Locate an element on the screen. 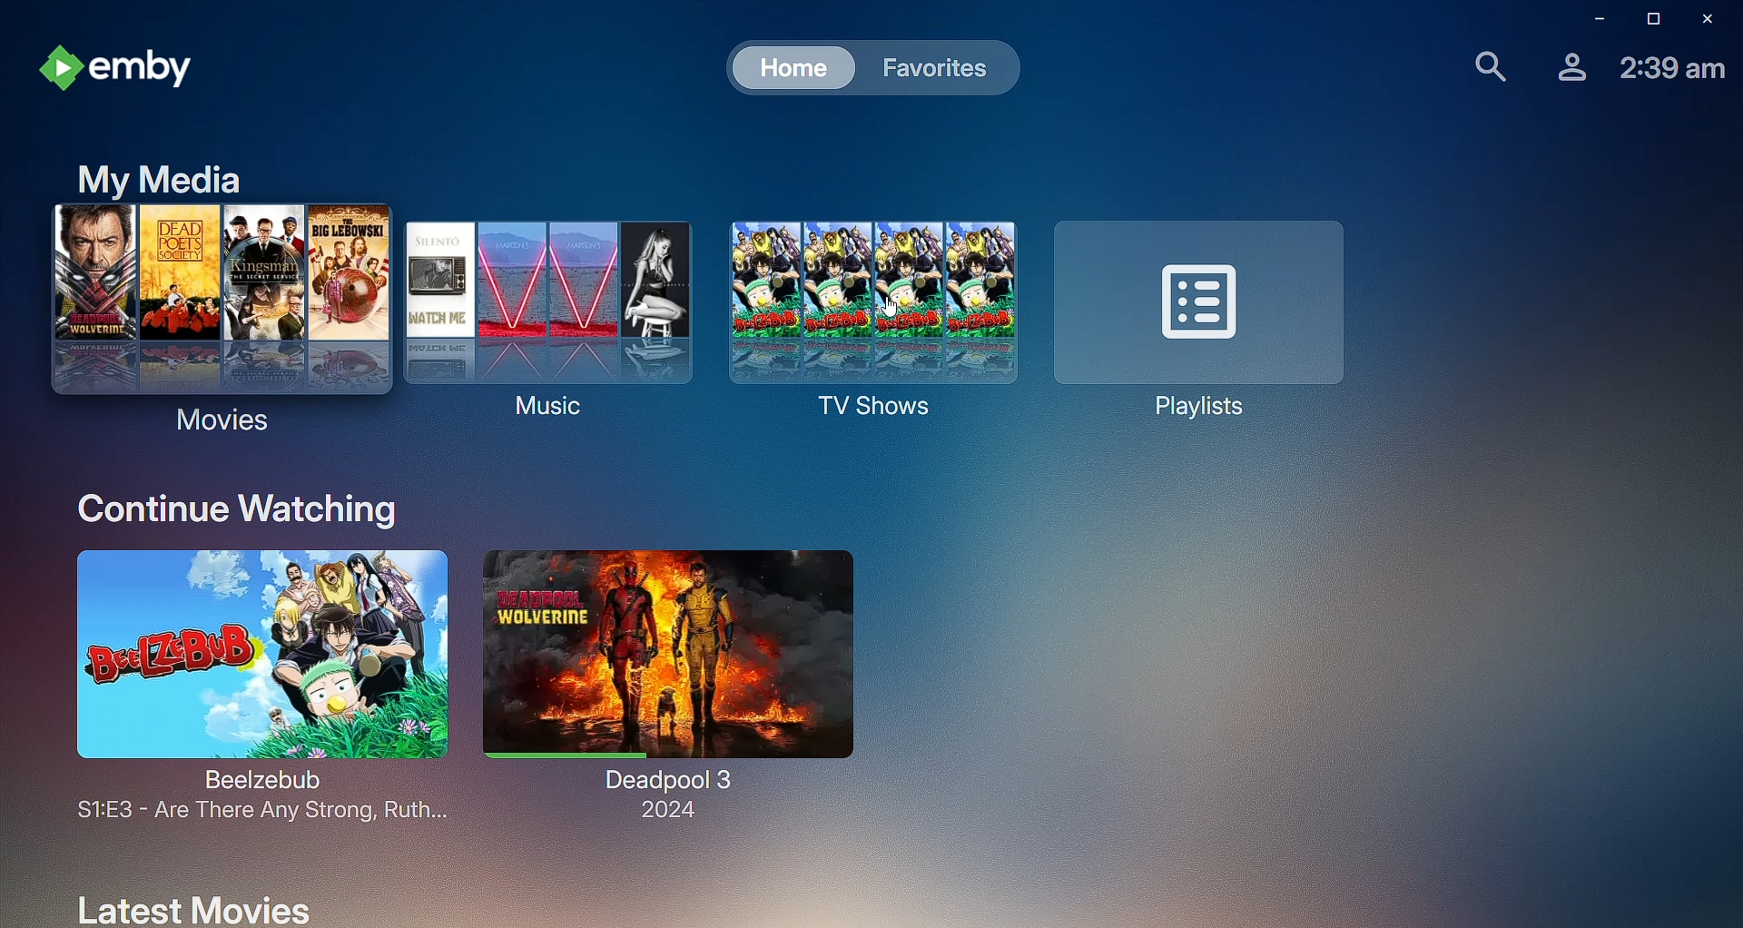  Playlists is located at coordinates (1203, 319).